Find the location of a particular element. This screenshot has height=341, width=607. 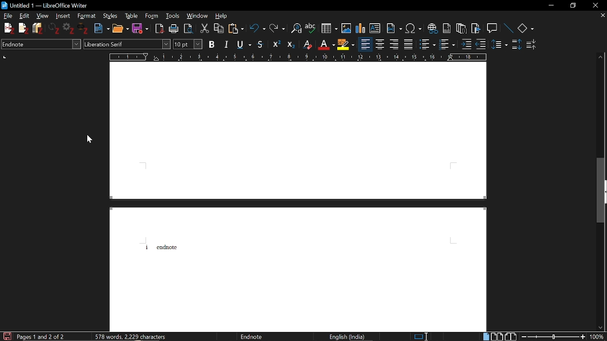

Vertical scrollbar is located at coordinates (601, 195).